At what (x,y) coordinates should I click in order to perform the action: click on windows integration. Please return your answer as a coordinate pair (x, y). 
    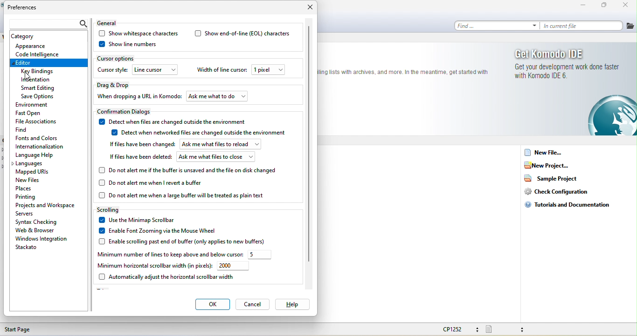
    Looking at the image, I should click on (41, 239).